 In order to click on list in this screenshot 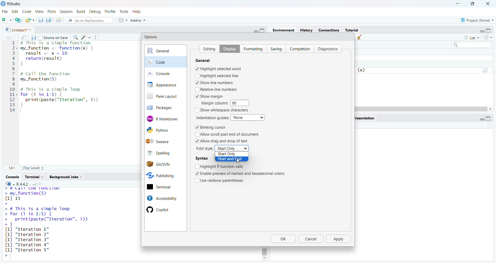, I will do `click(471, 38)`.